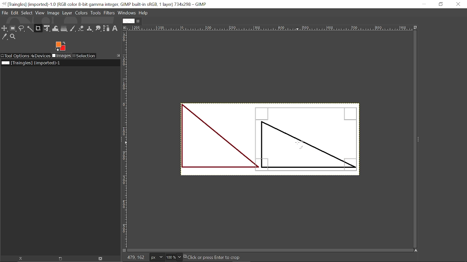 The image size is (467, 262). What do you see at coordinates (300, 144) in the screenshot?
I see `cursor` at bounding box center [300, 144].